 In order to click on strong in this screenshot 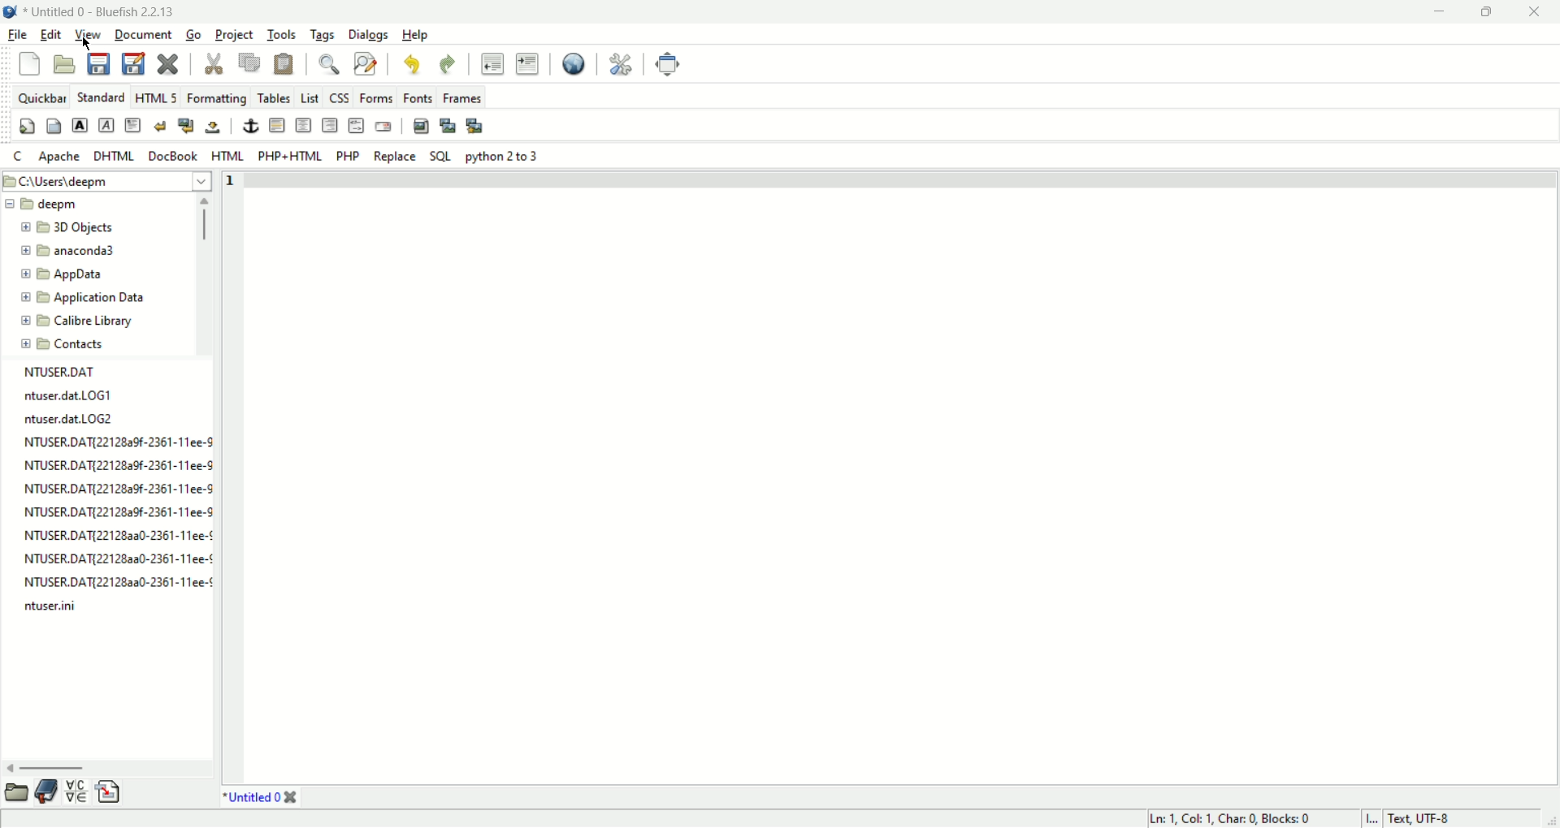, I will do `click(80, 127)`.